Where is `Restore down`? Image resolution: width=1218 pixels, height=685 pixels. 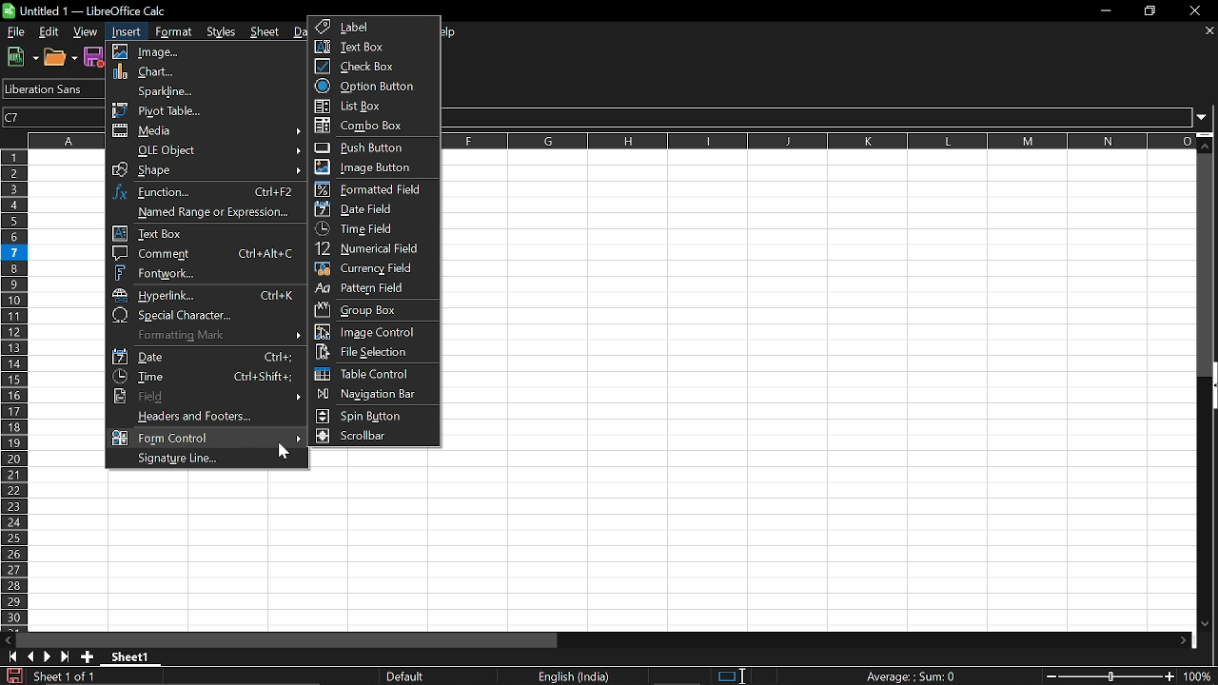
Restore down is located at coordinates (1149, 12).